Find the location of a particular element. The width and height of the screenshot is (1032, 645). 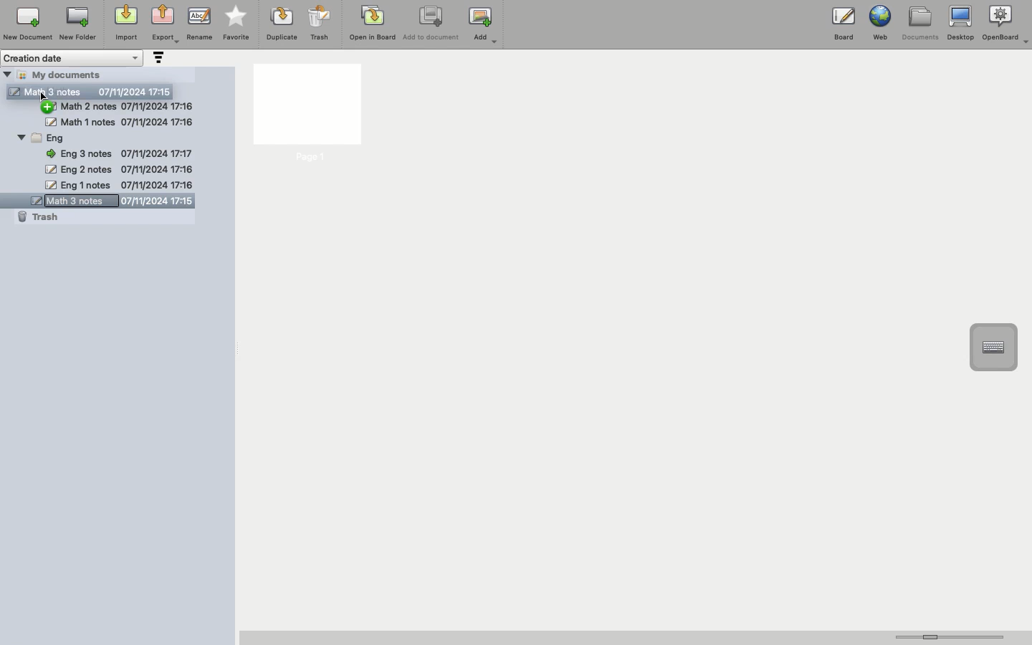

Open in board is located at coordinates (373, 22).